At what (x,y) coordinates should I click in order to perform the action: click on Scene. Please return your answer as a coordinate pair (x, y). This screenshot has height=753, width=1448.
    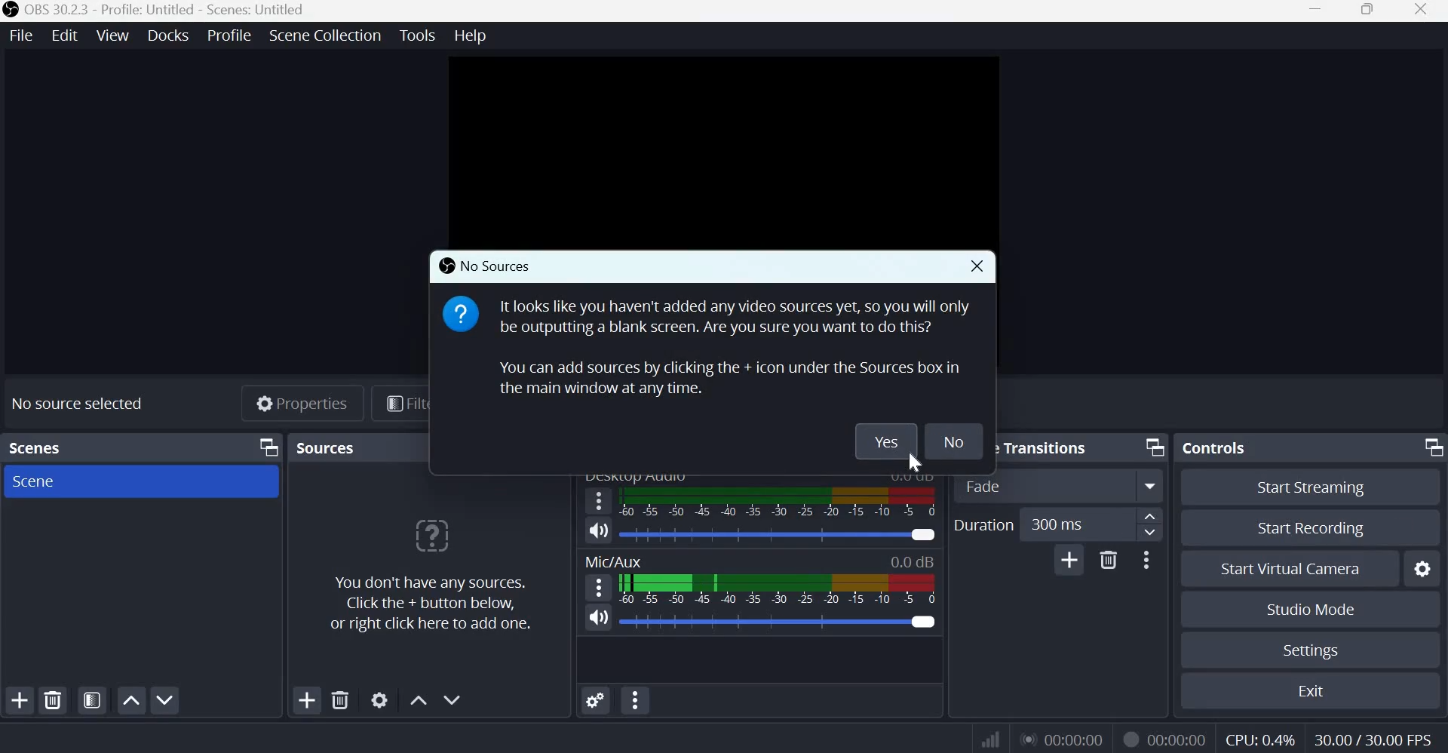
    Looking at the image, I should click on (41, 483).